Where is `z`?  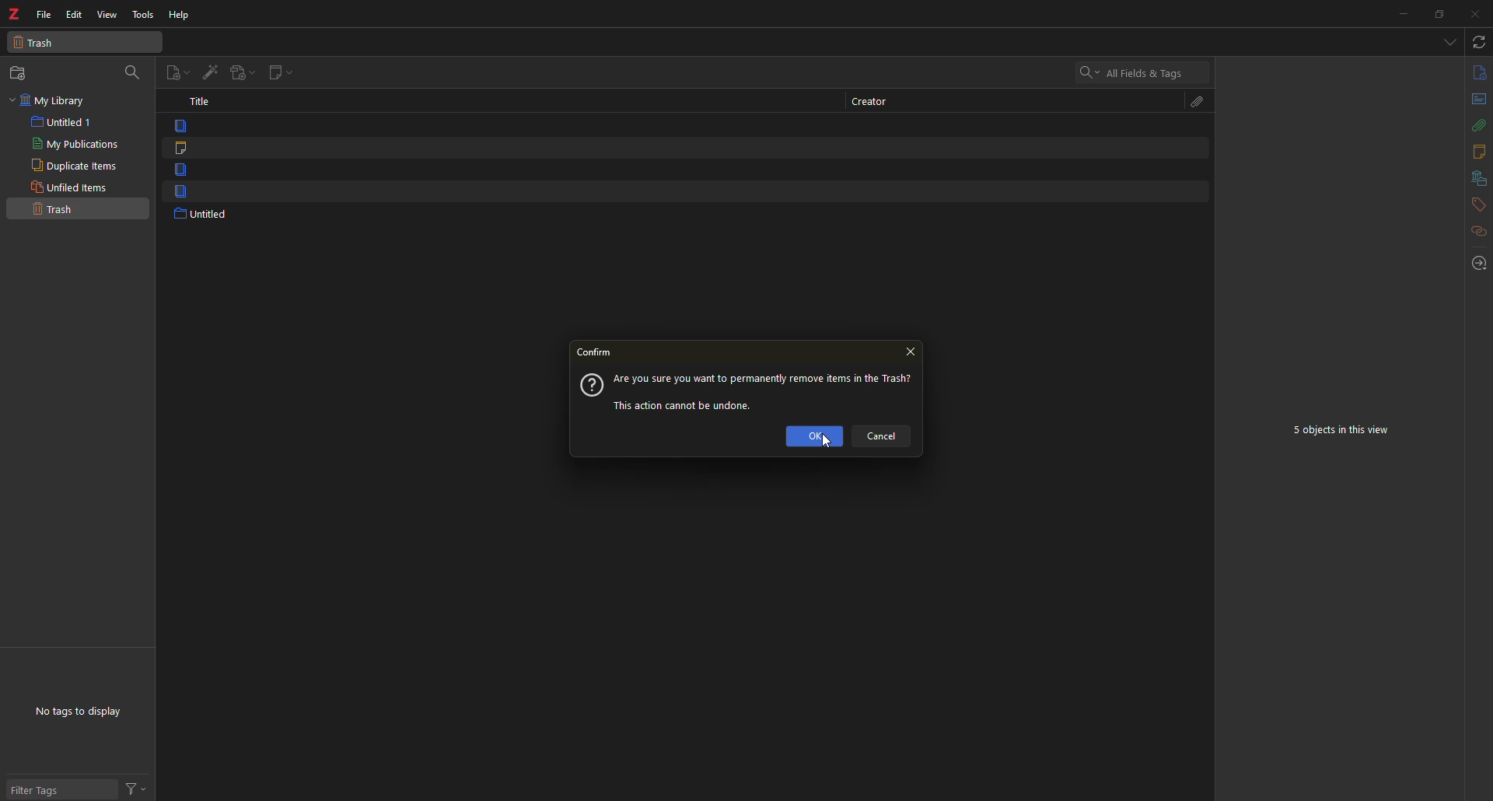
z is located at coordinates (14, 10).